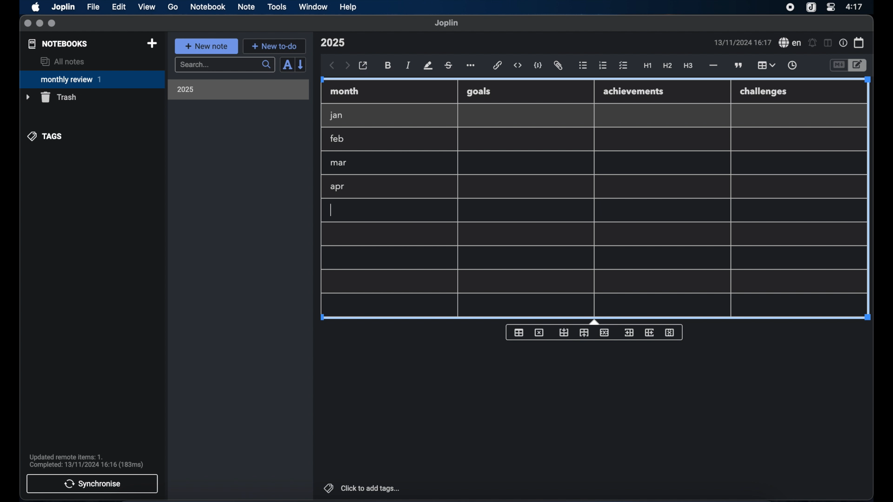 Image resolution: width=893 pixels, height=502 pixels. What do you see at coordinates (46, 136) in the screenshot?
I see `tags` at bounding box center [46, 136].